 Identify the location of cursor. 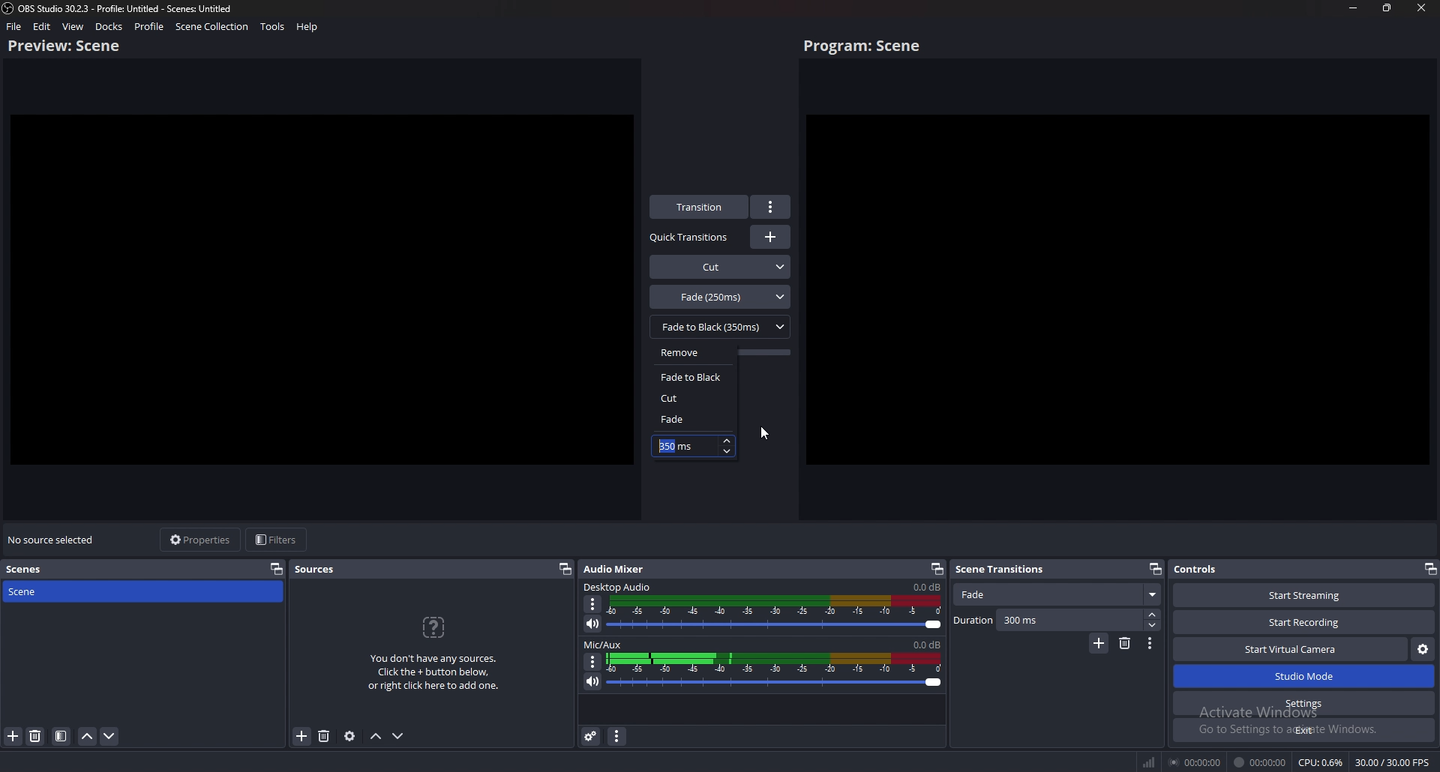
(764, 434).